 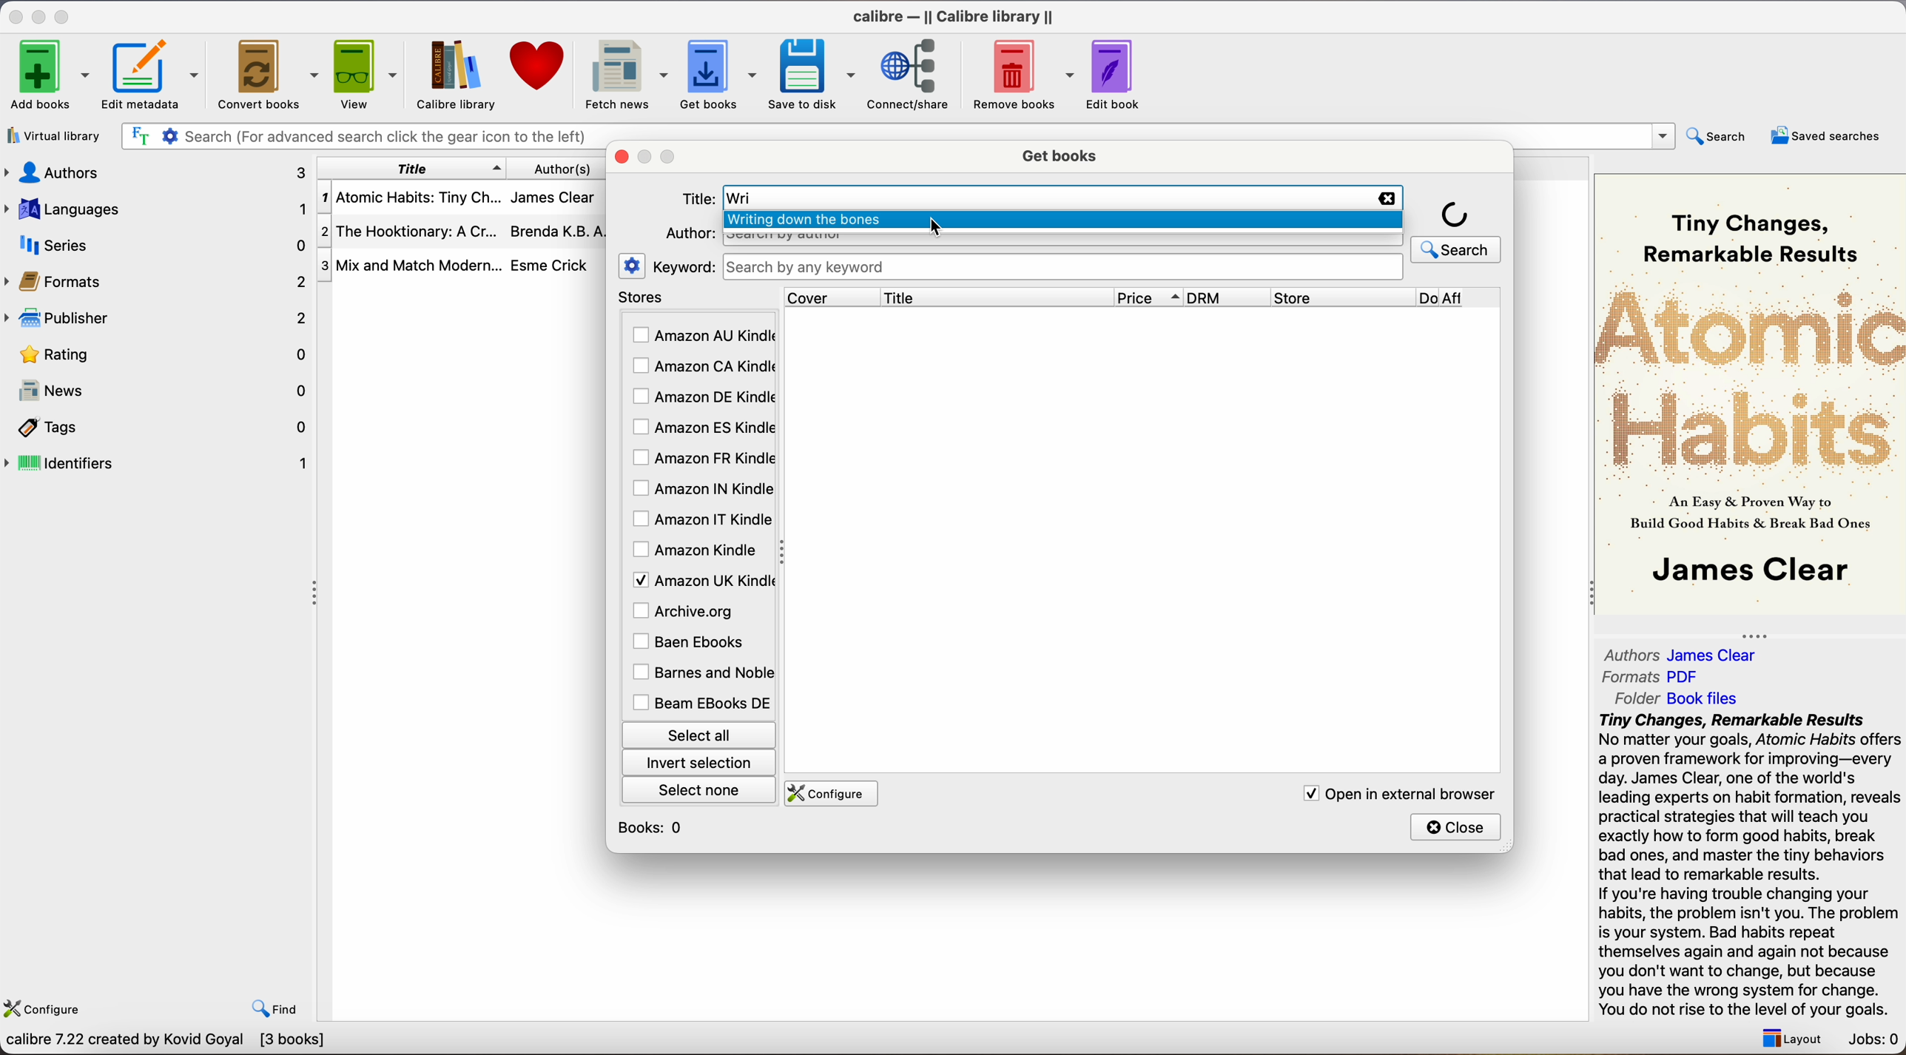 What do you see at coordinates (410, 198) in the screenshot?
I see `Atomic Habits: Tiny Ch...` at bounding box center [410, 198].